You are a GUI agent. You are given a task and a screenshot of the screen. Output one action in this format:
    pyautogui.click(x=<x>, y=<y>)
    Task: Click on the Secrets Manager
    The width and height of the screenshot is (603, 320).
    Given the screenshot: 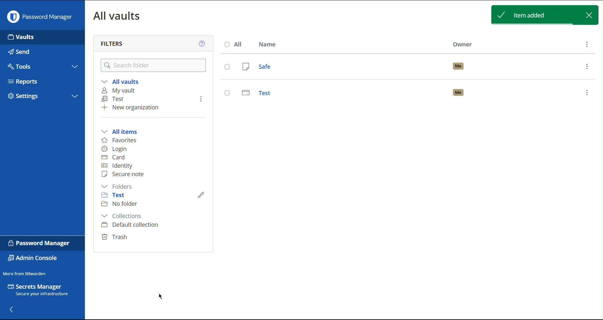 What is the action you would take?
    pyautogui.click(x=42, y=291)
    